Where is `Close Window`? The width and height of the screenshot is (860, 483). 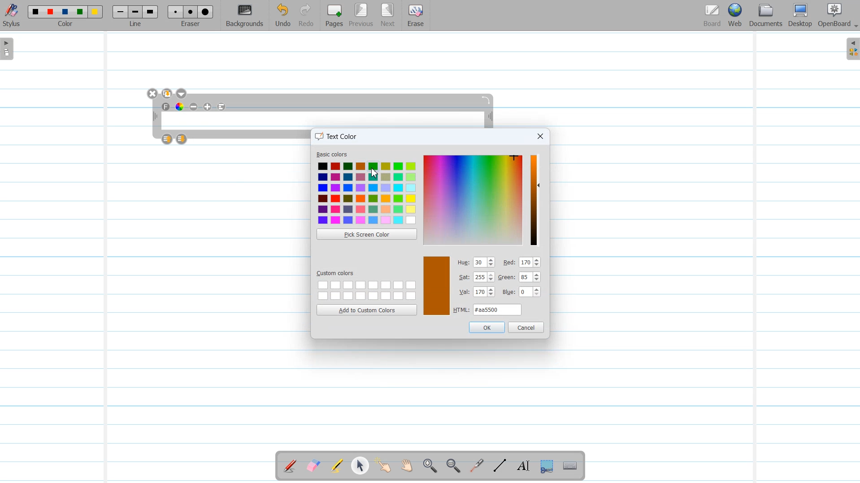
Close Window is located at coordinates (153, 94).